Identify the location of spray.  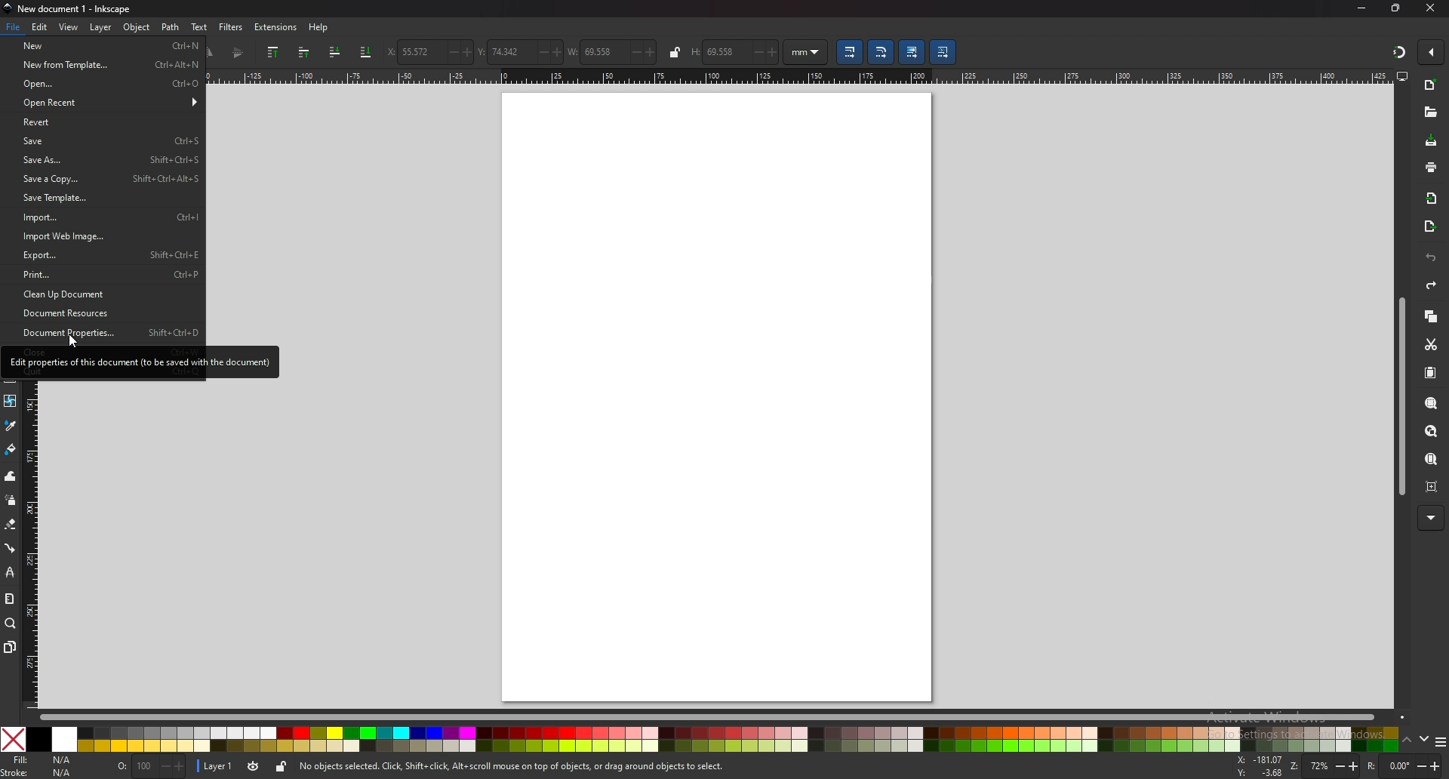
(11, 500).